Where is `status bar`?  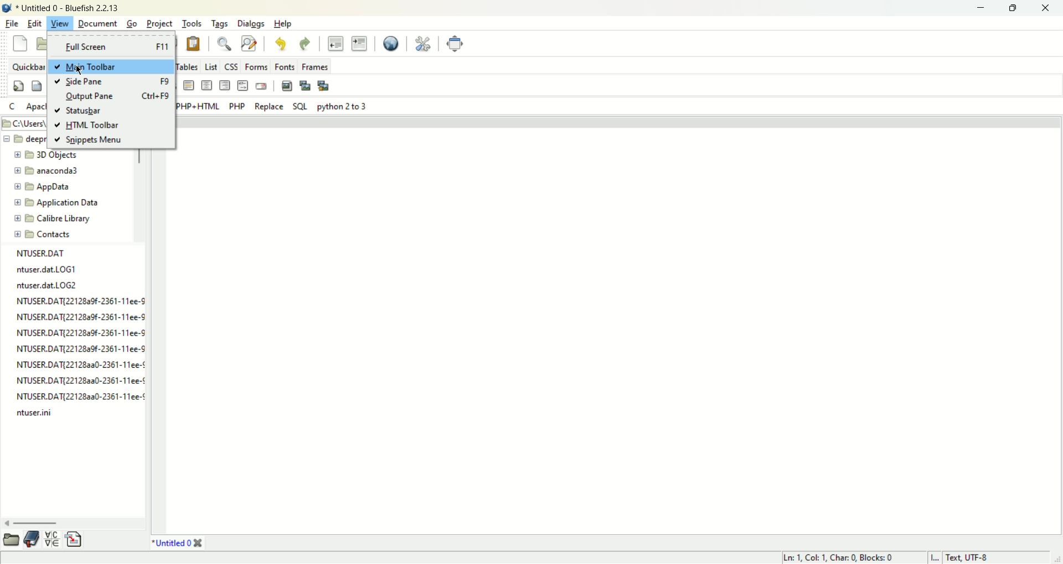 status bar is located at coordinates (81, 111).